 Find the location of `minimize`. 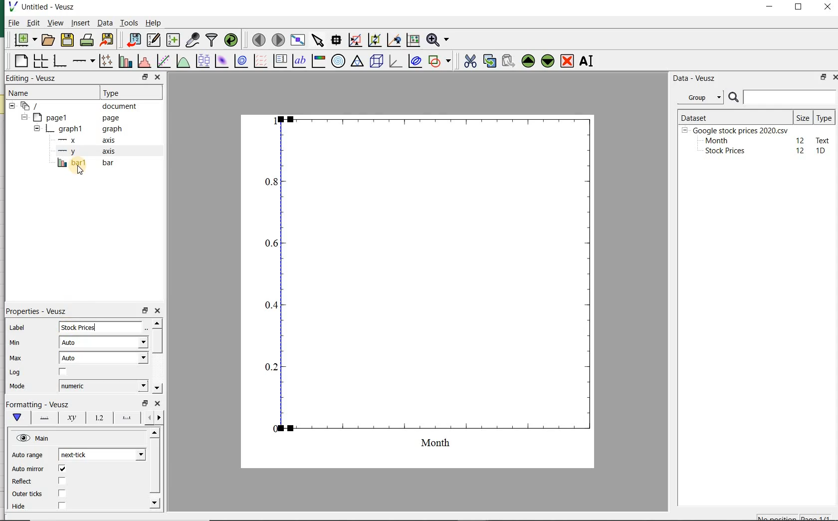

minimize is located at coordinates (770, 7).